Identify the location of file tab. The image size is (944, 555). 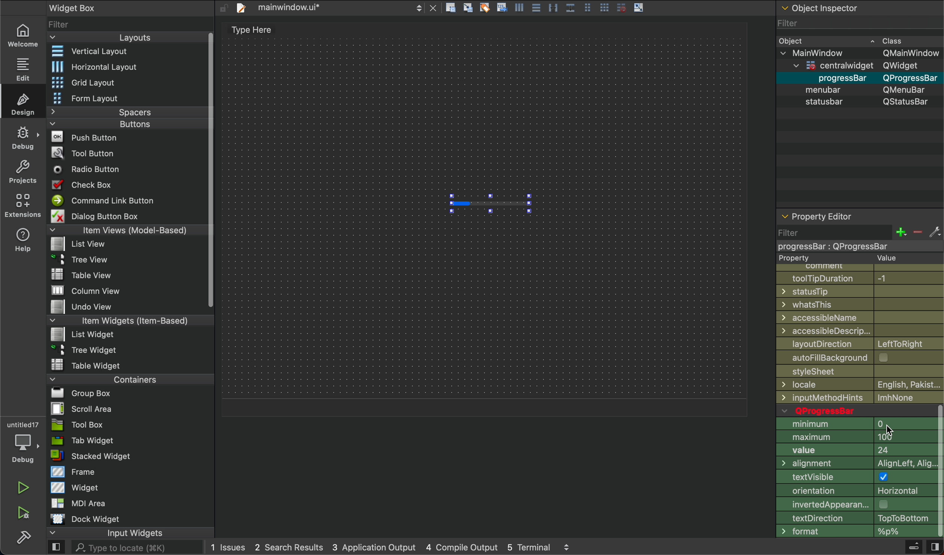
(336, 9).